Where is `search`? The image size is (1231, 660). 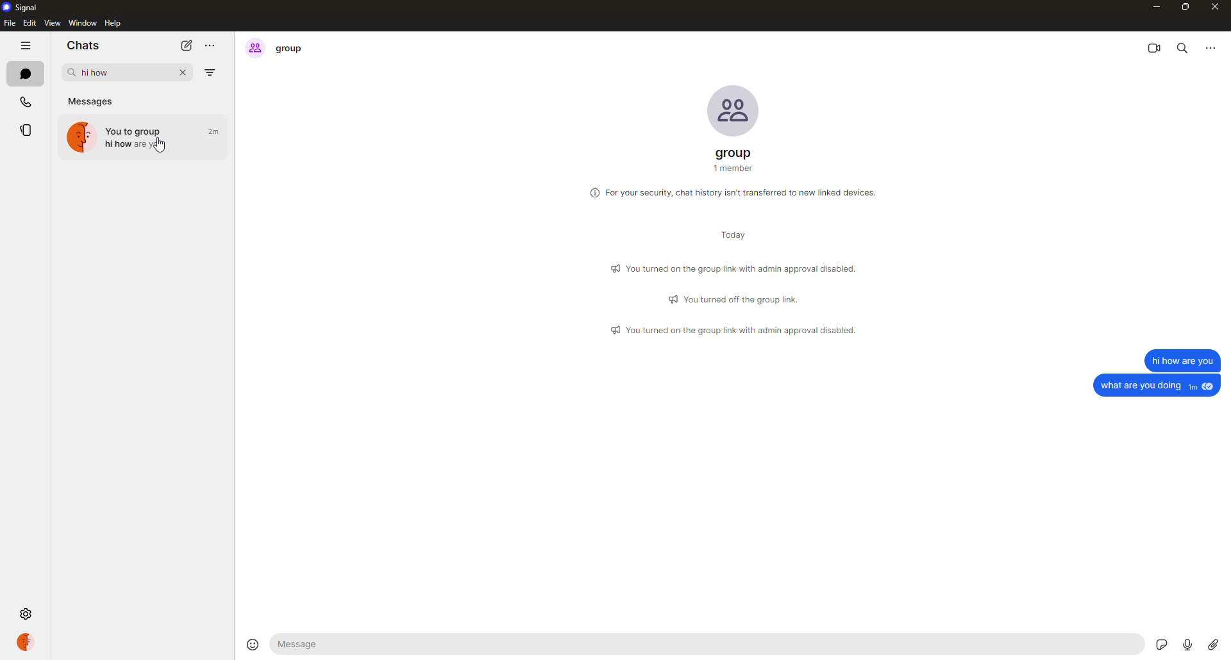 search is located at coordinates (1183, 47).